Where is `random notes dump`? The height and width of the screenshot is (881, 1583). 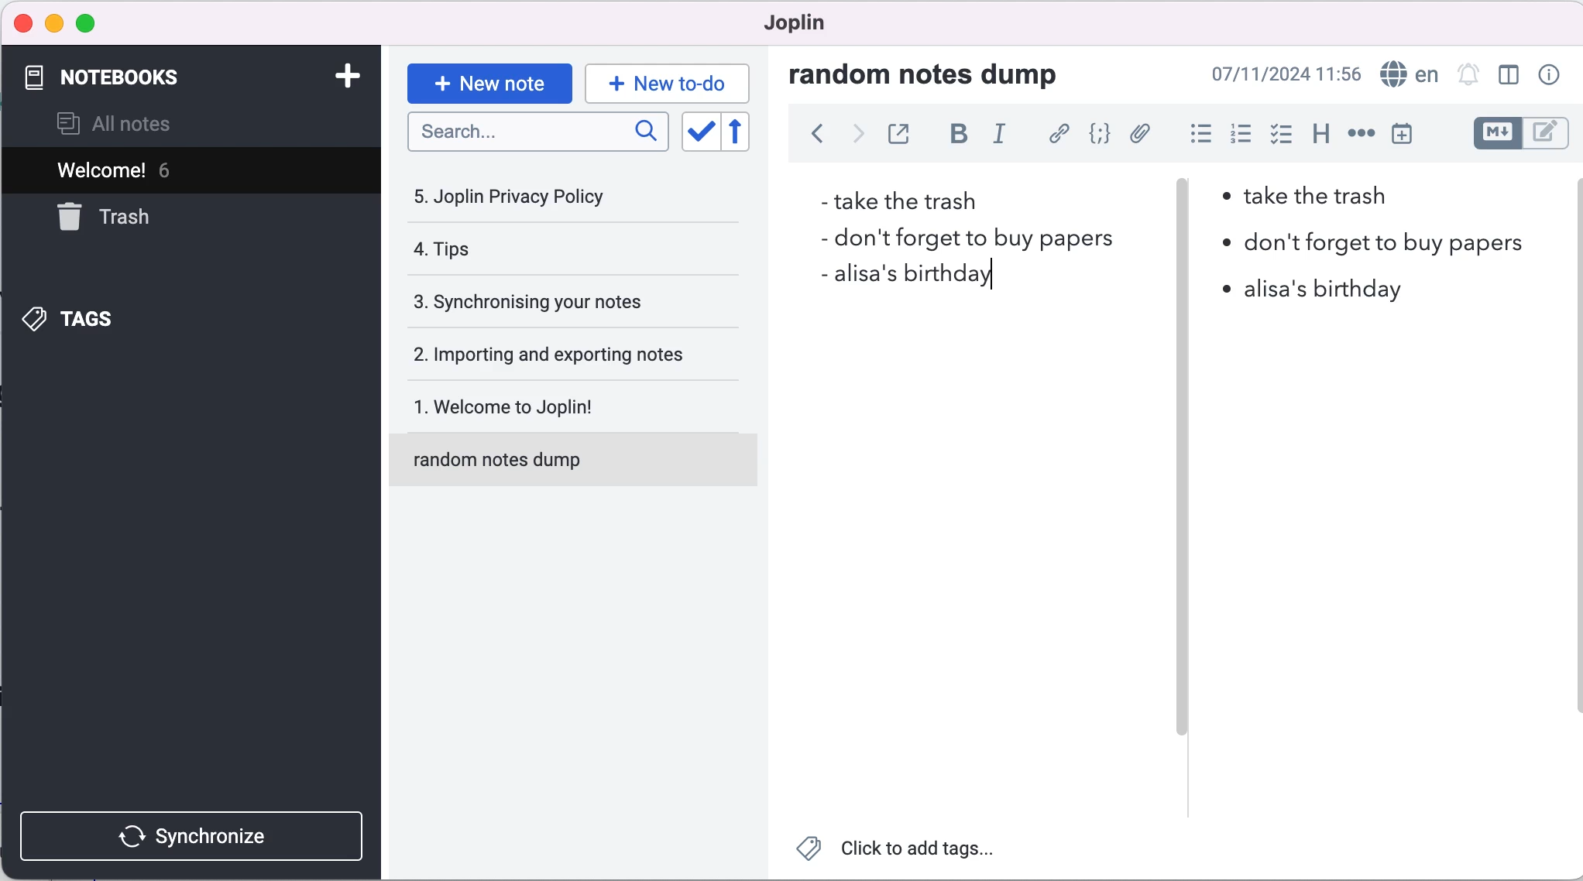
random notes dump is located at coordinates (939, 74).